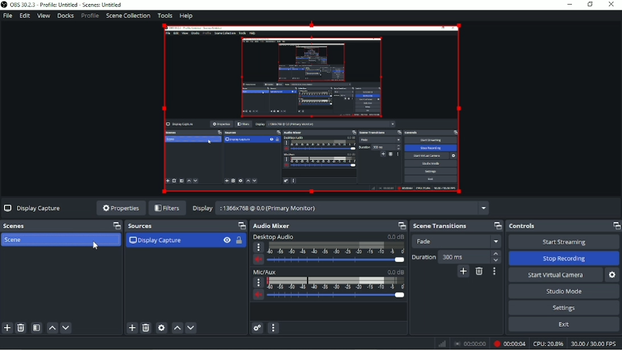 The image size is (622, 350). What do you see at coordinates (595, 344) in the screenshot?
I see `30.00/30.00 FPS` at bounding box center [595, 344].